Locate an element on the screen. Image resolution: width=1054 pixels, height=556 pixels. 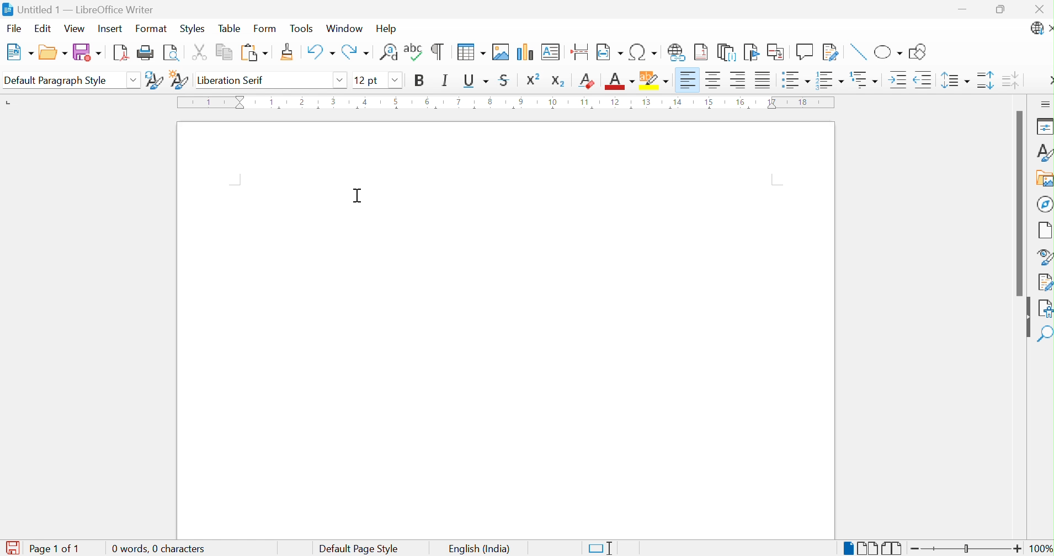
Help is located at coordinates (386, 29).